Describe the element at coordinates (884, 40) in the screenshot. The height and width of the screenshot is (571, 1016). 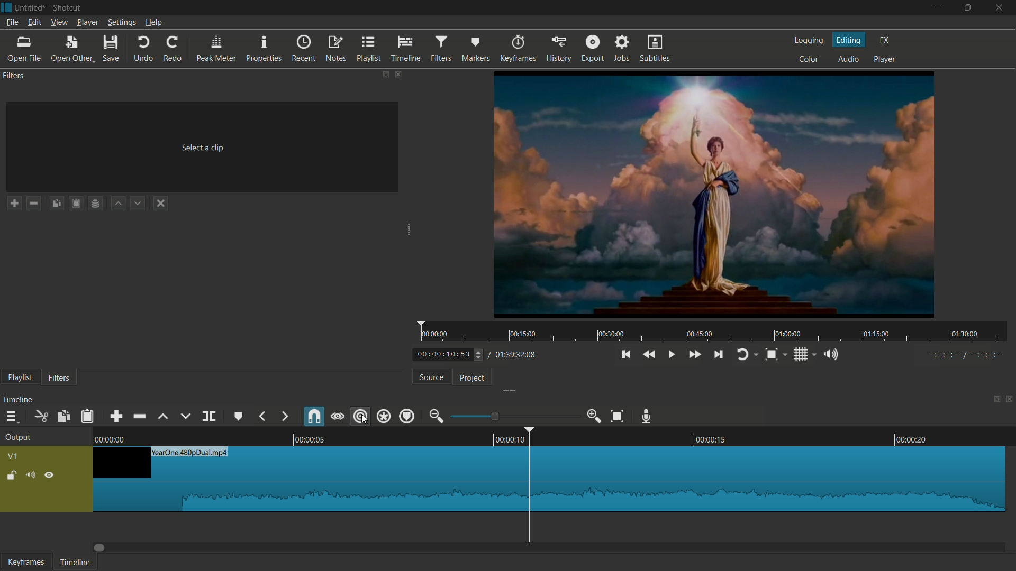
I see `fx` at that location.